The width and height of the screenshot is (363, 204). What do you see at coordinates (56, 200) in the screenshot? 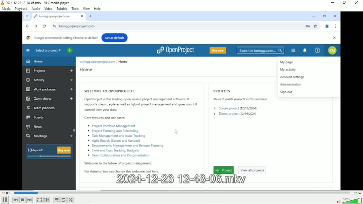
I see `Toggle playlist` at bounding box center [56, 200].